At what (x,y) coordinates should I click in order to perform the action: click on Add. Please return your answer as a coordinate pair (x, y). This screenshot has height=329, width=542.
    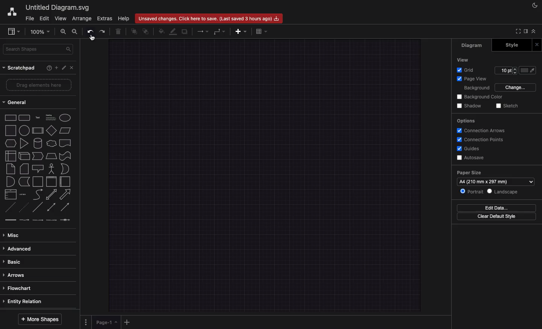
    Looking at the image, I should click on (241, 32).